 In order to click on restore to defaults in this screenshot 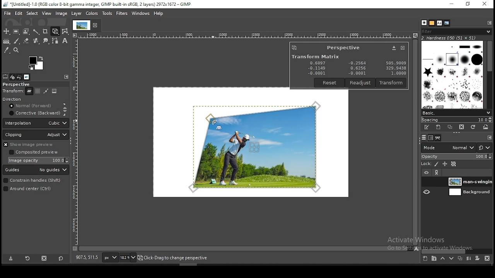, I will do `click(60, 258)`.